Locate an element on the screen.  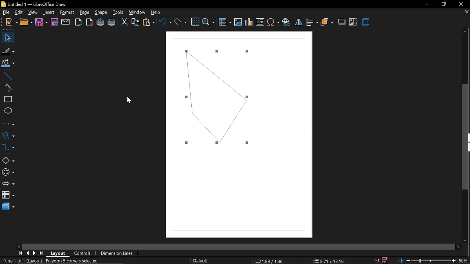
tools is located at coordinates (118, 12).